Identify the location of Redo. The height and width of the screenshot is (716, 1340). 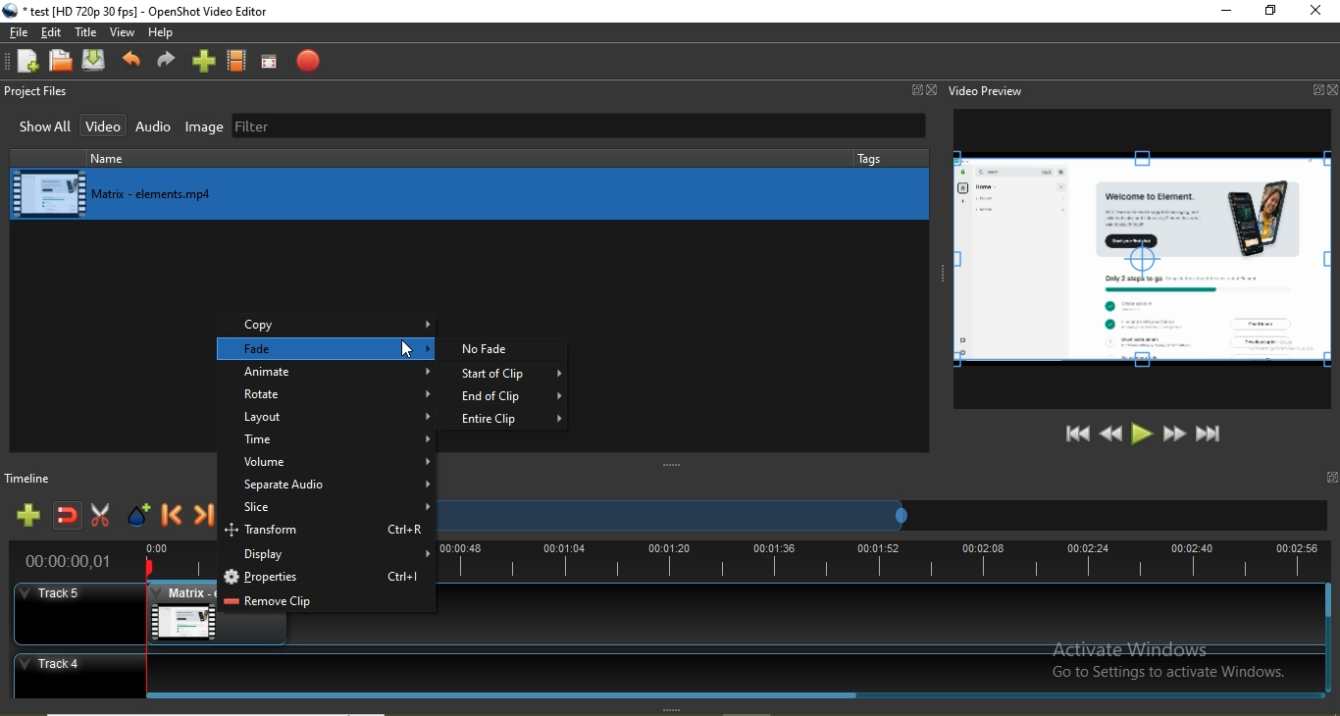
(166, 64).